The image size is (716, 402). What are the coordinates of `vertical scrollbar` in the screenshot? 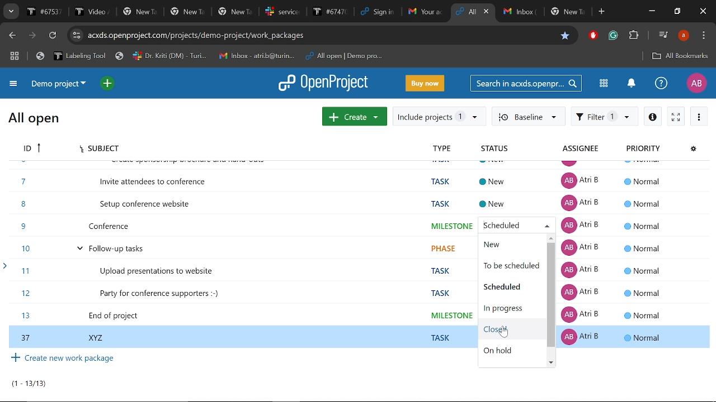 It's located at (712, 286).